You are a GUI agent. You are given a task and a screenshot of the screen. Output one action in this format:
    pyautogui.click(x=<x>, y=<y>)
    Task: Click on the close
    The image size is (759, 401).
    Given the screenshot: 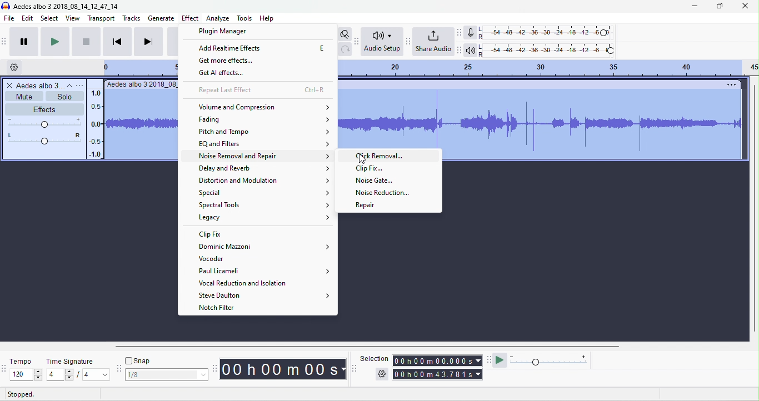 What is the action you would take?
    pyautogui.click(x=746, y=5)
    